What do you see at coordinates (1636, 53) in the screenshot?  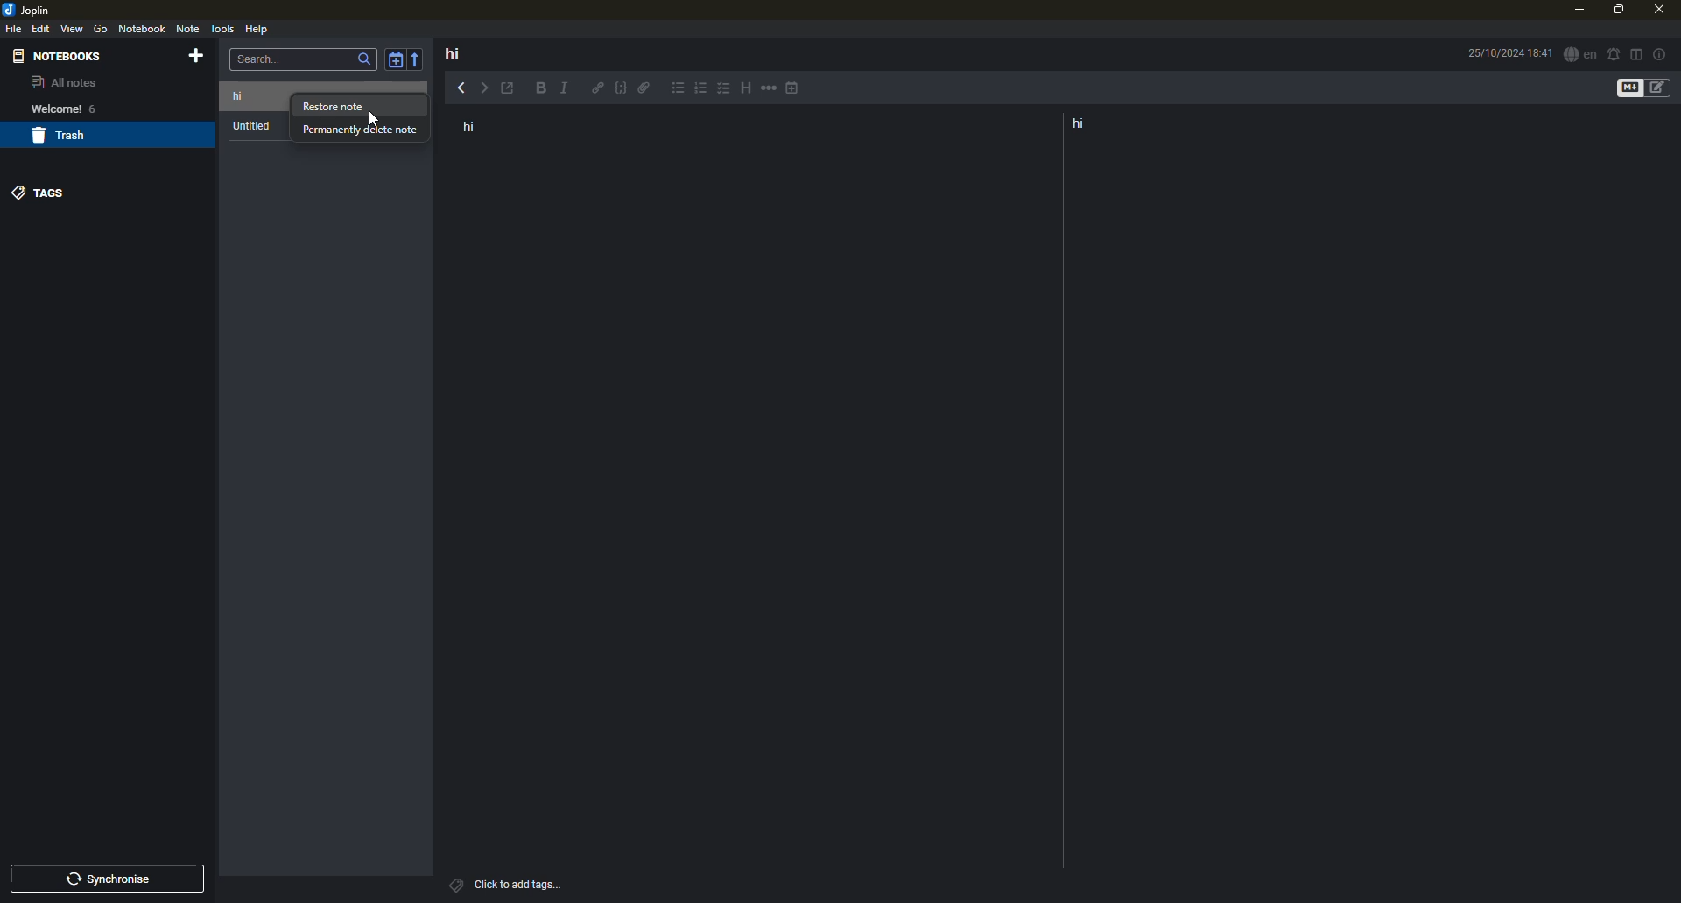 I see `toggle editor layout` at bounding box center [1636, 53].